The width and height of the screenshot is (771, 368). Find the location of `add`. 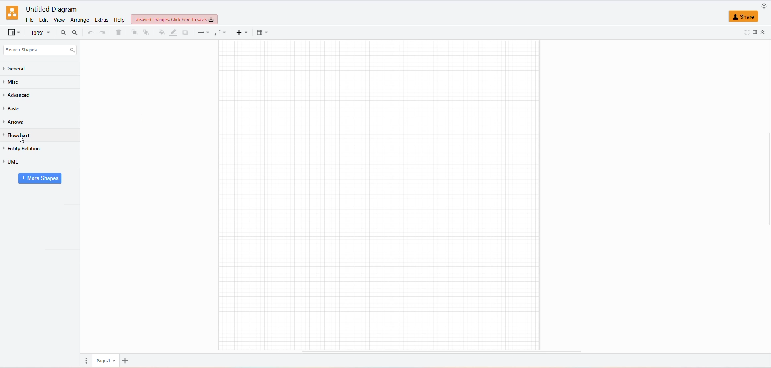

add is located at coordinates (128, 359).